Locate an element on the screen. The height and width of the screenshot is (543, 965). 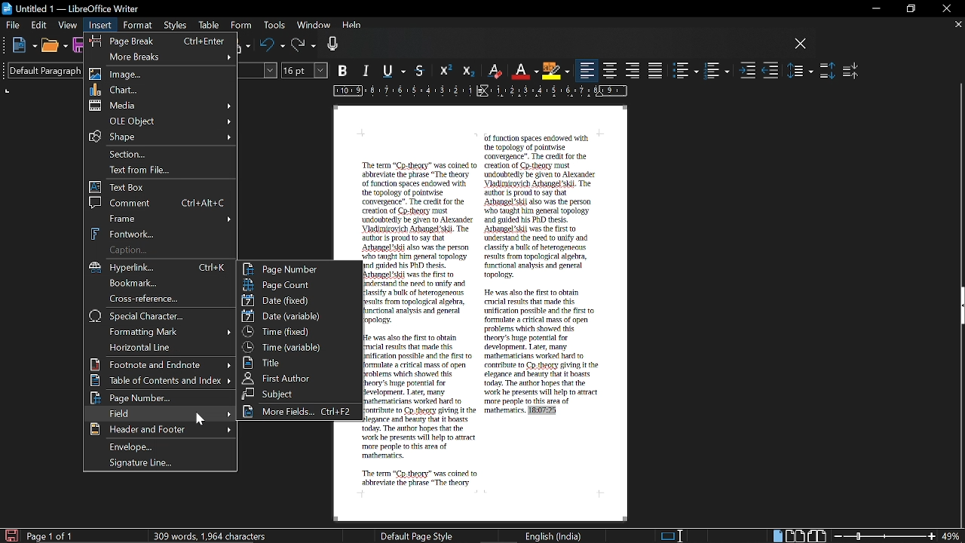
Undo is located at coordinates (272, 46).